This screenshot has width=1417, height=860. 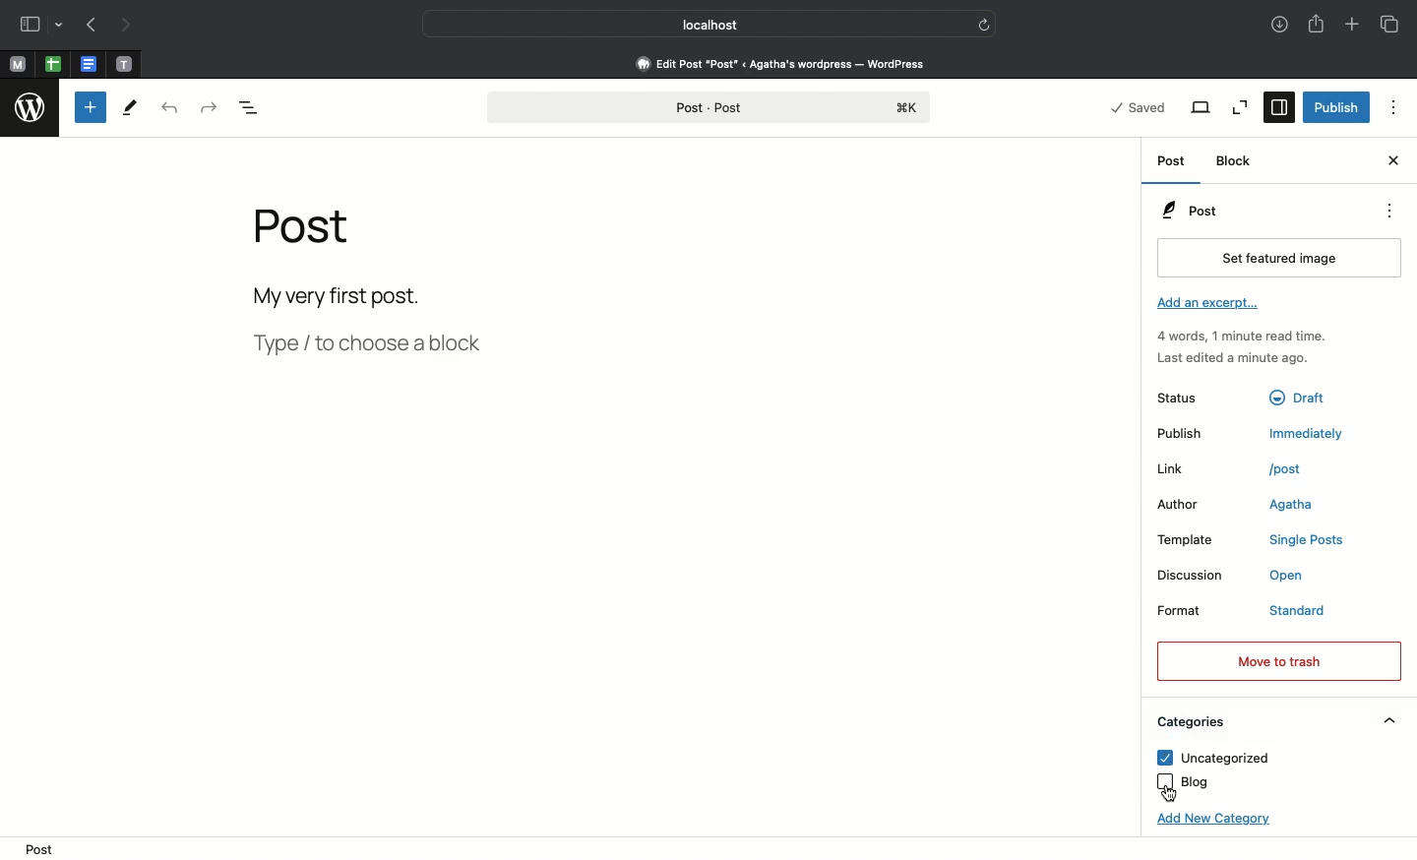 What do you see at coordinates (61, 27) in the screenshot?
I see `drop-down` at bounding box center [61, 27].